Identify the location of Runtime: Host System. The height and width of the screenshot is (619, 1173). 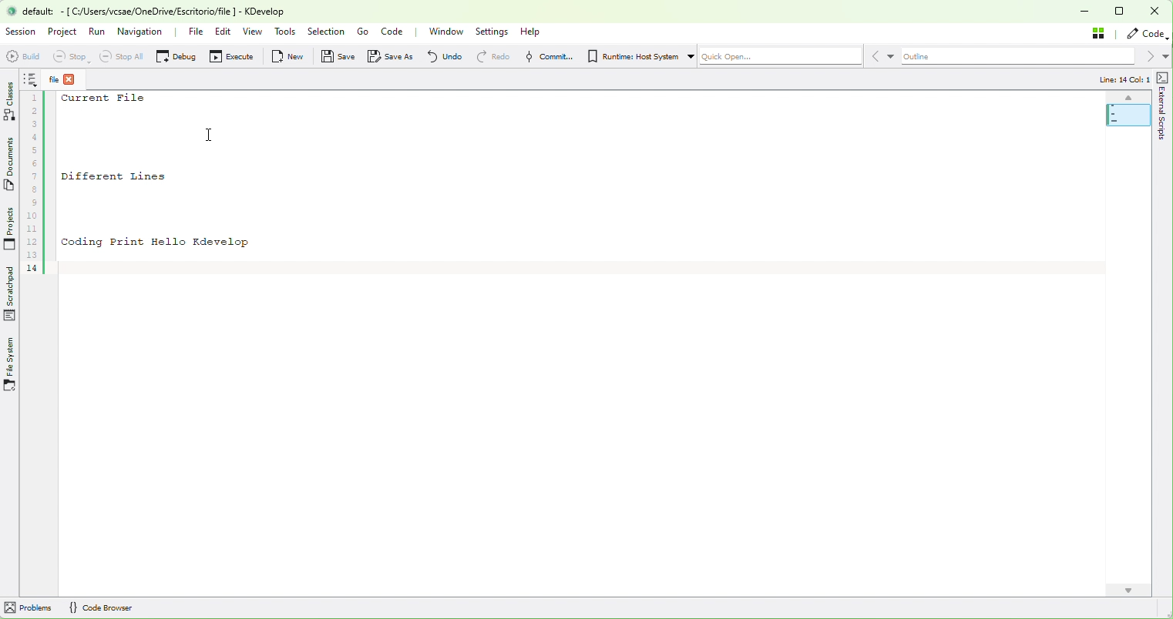
(637, 55).